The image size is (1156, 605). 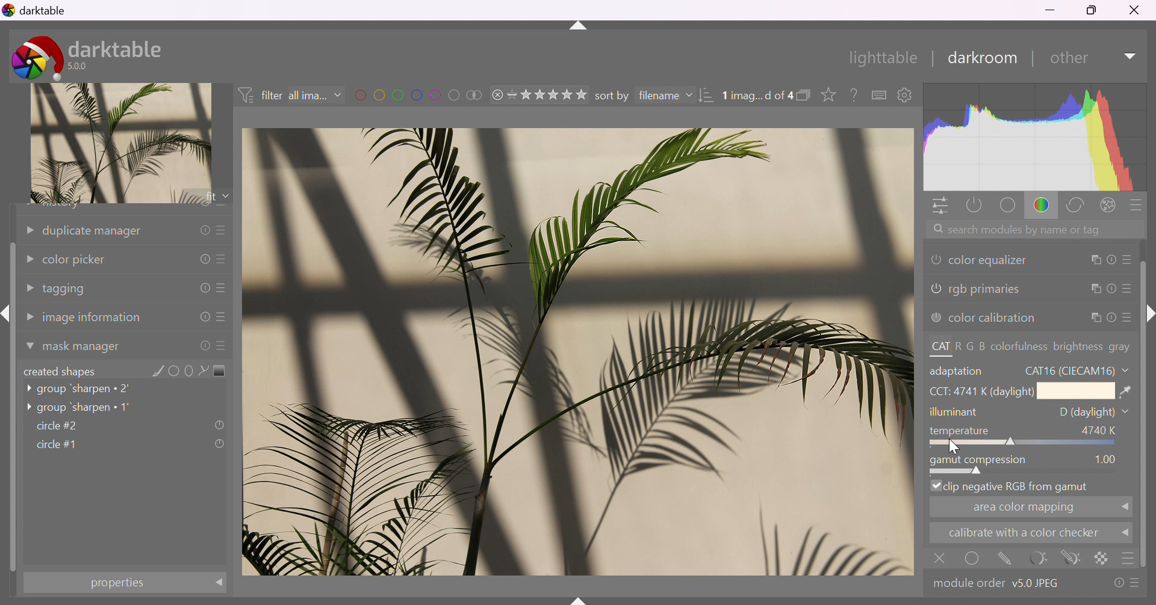 What do you see at coordinates (131, 427) in the screenshot?
I see `circle#2` at bounding box center [131, 427].